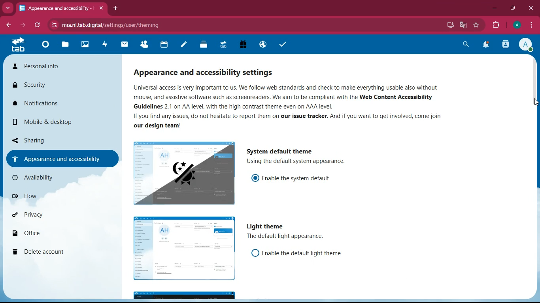 This screenshot has width=540, height=303. What do you see at coordinates (185, 174) in the screenshot?
I see `image` at bounding box center [185, 174].